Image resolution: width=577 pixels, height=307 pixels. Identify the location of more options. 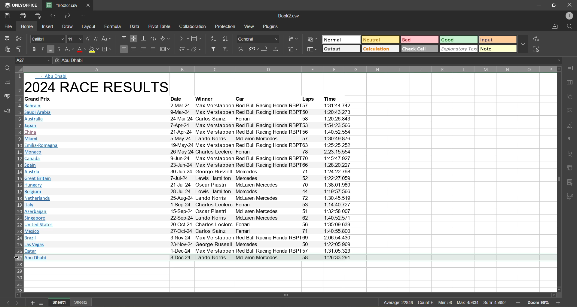
(524, 45).